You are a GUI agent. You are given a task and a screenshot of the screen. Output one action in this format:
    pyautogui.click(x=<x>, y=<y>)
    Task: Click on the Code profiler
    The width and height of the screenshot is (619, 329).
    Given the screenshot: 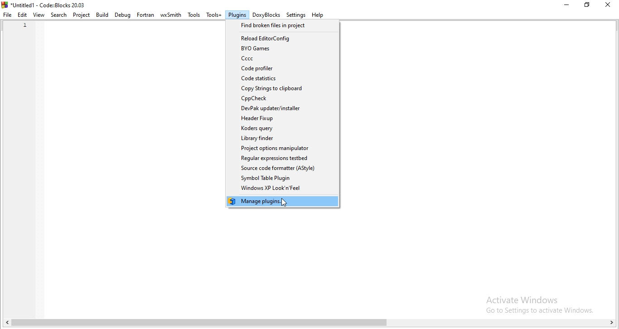 What is the action you would take?
    pyautogui.click(x=282, y=68)
    